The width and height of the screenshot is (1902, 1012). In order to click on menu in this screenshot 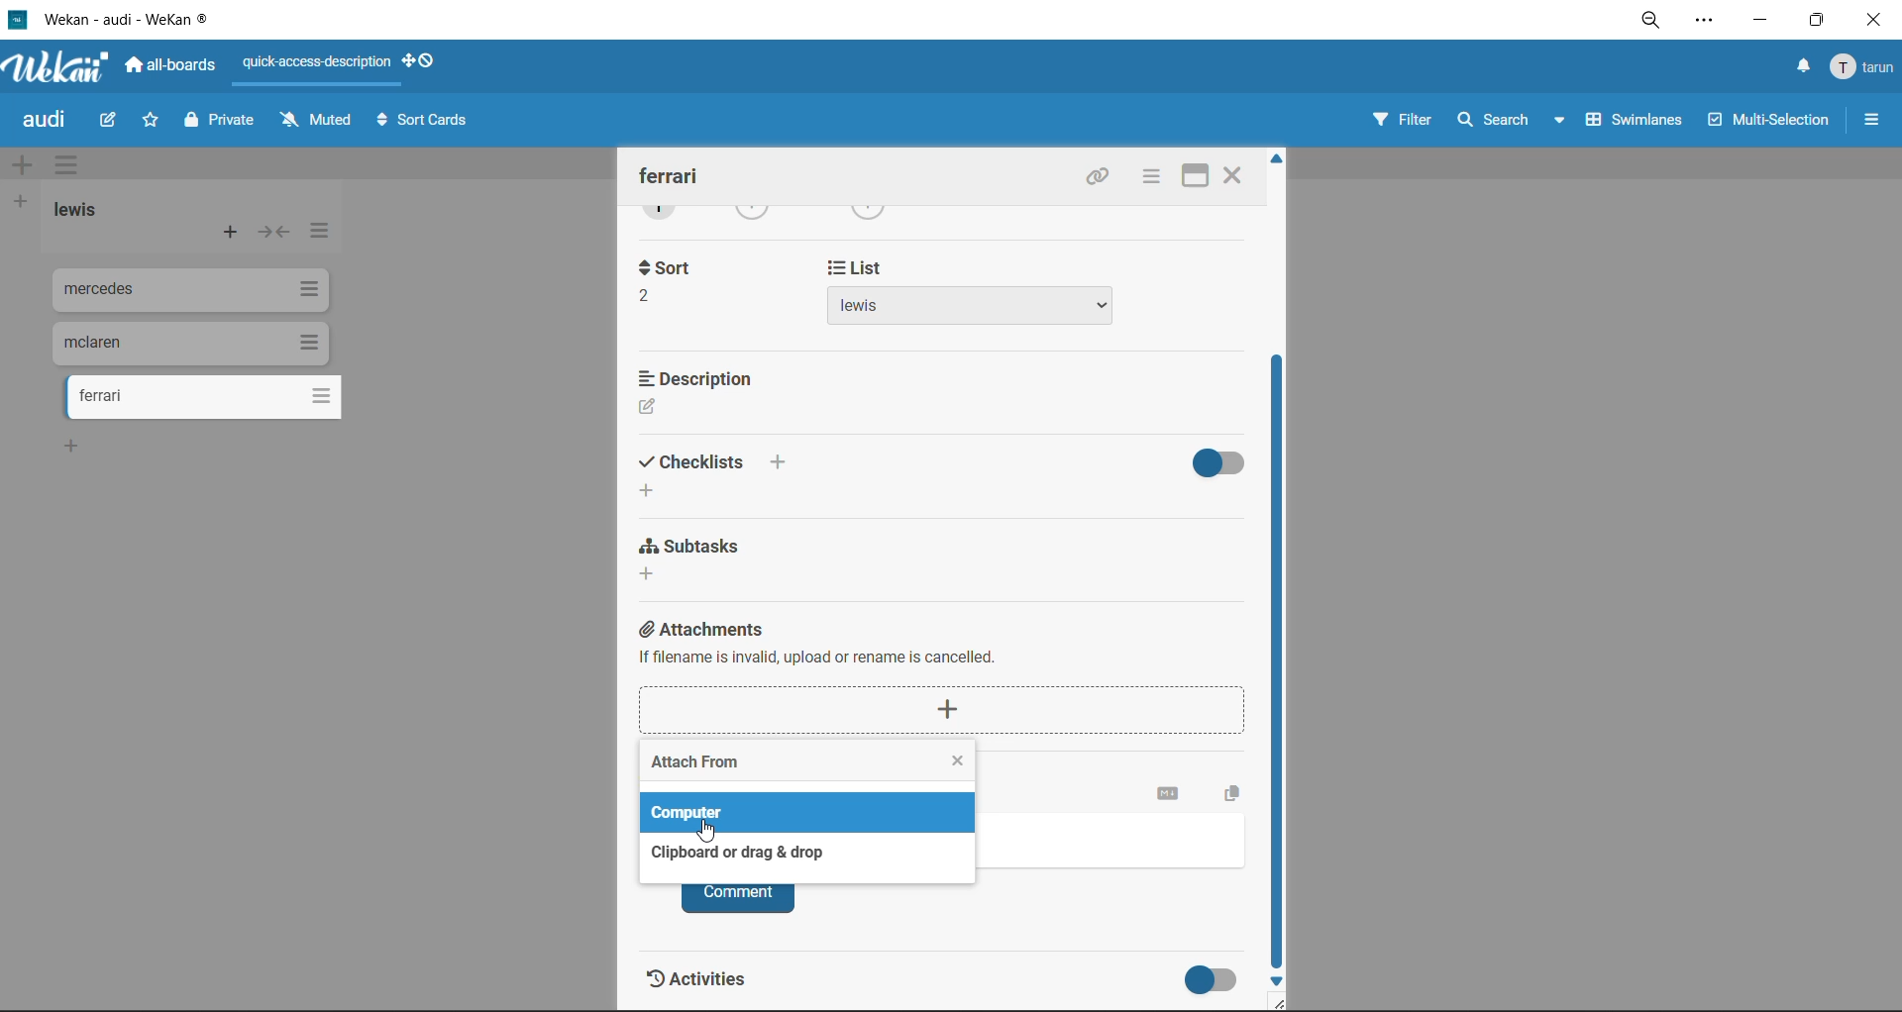, I will do `click(1860, 71)`.